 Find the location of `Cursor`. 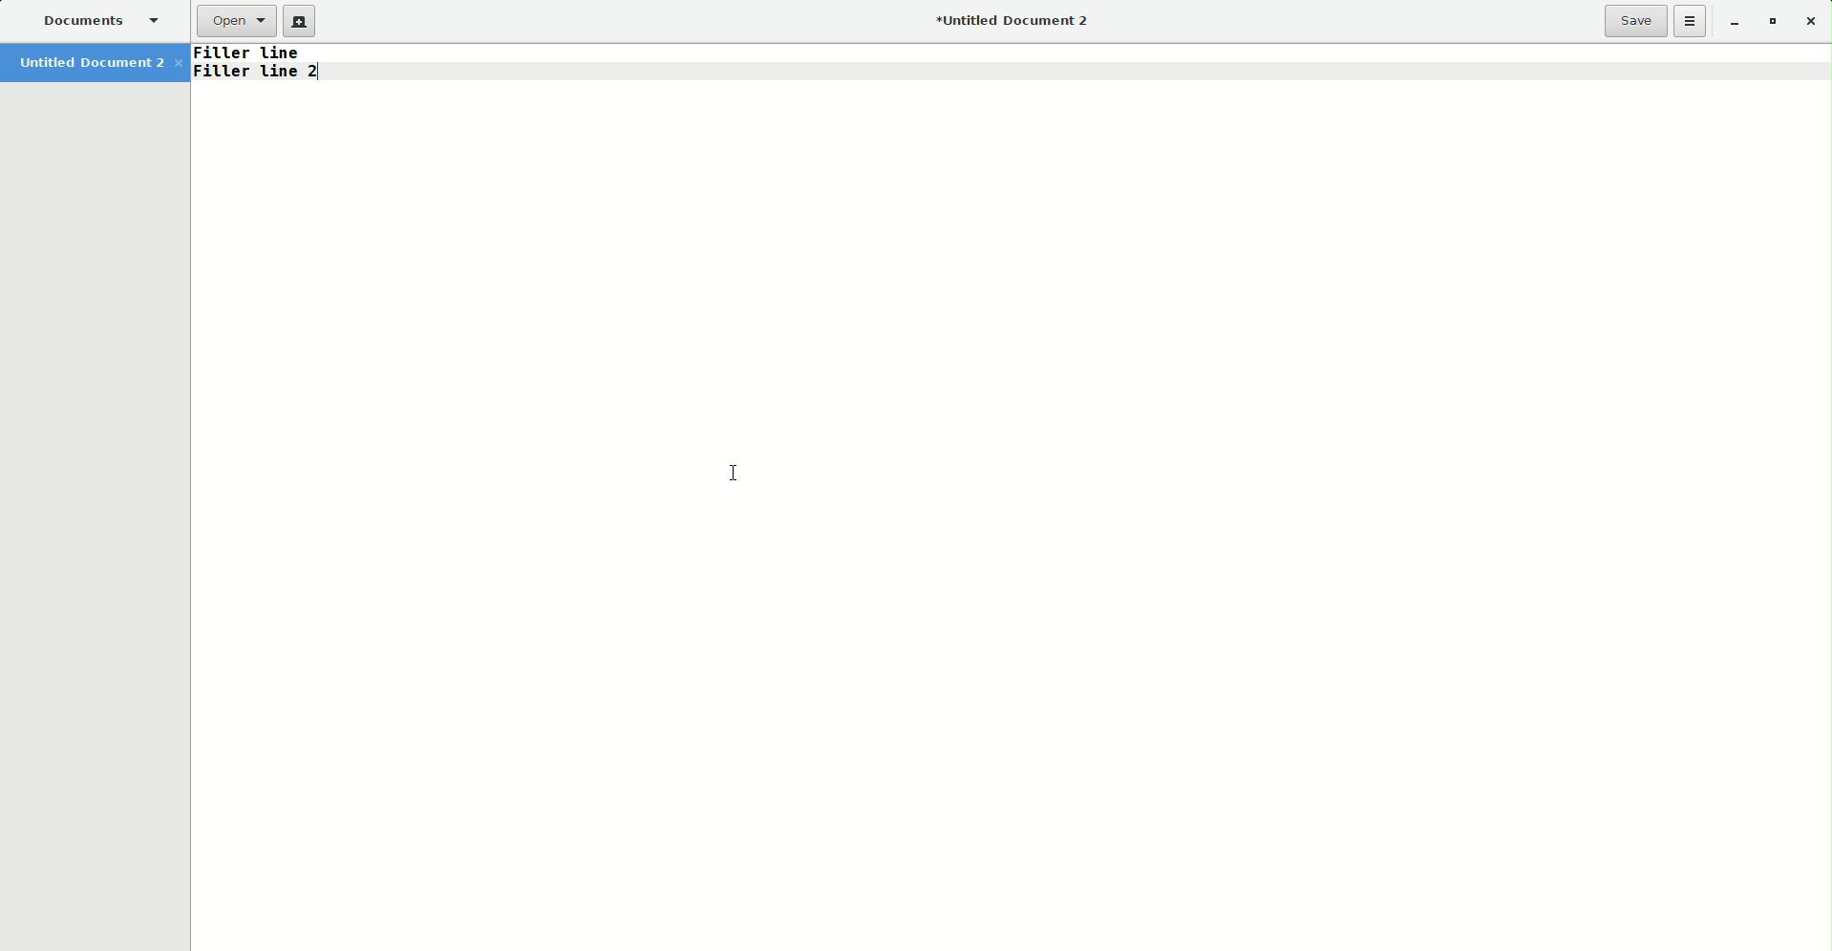

Cursor is located at coordinates (741, 475).